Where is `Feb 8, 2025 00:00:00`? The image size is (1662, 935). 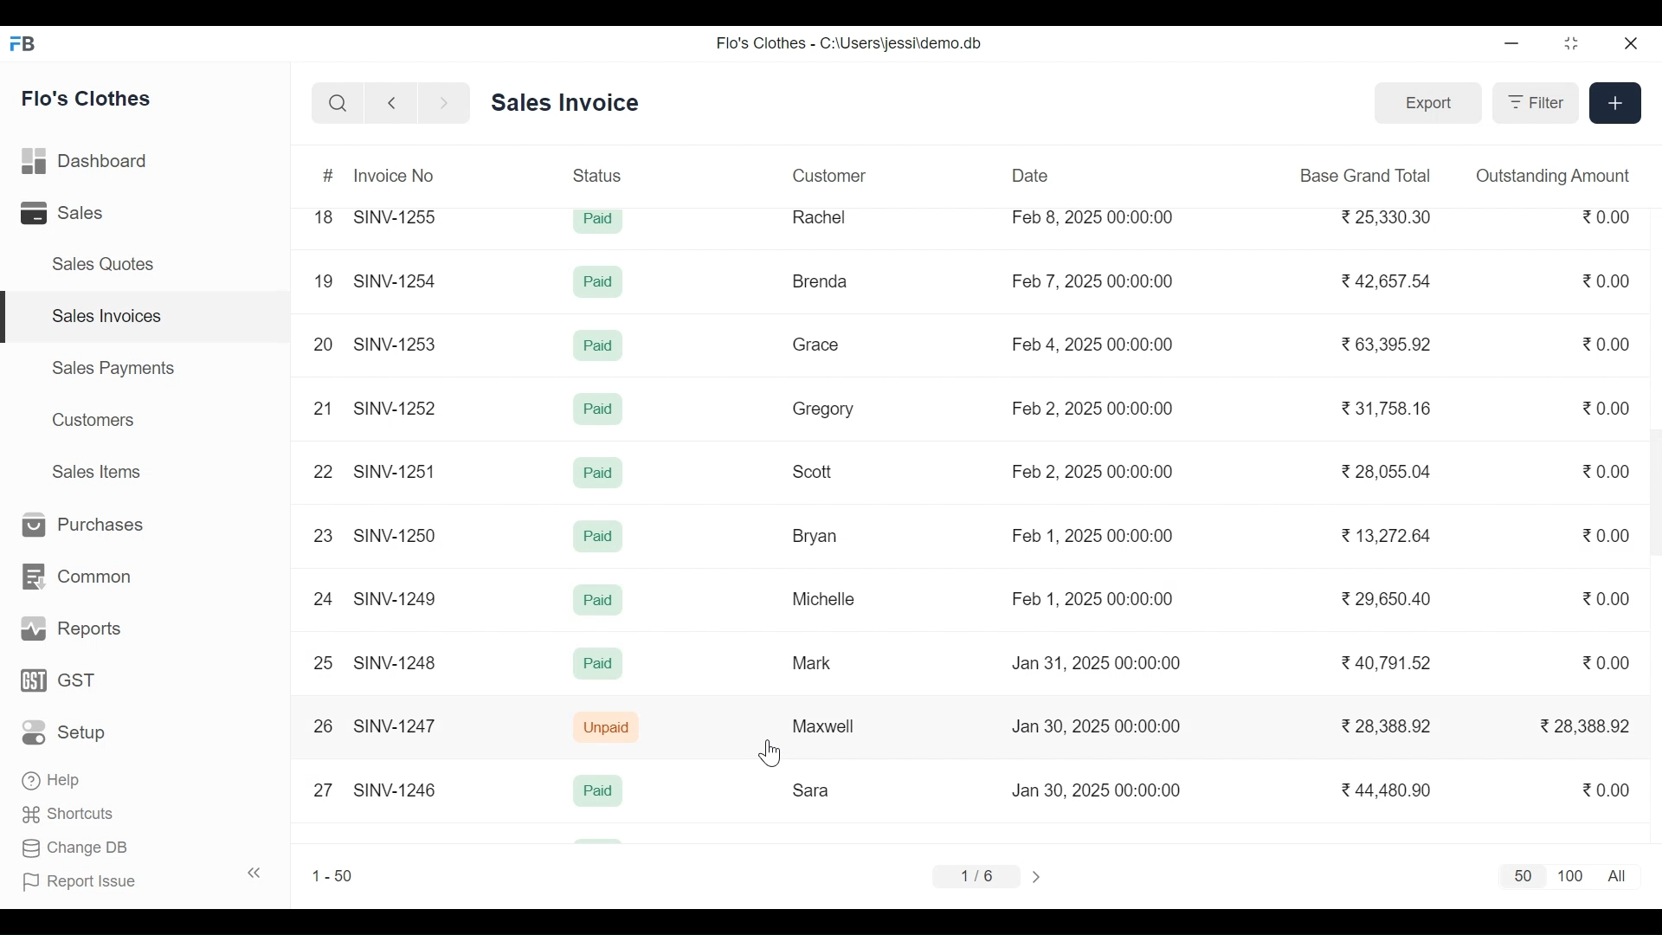 Feb 8, 2025 00:00:00 is located at coordinates (1092, 217).